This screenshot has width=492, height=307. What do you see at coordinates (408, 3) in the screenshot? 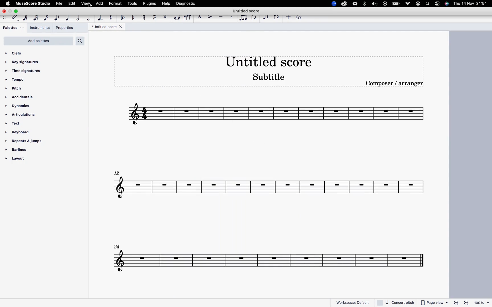
I see `wifi` at bounding box center [408, 3].